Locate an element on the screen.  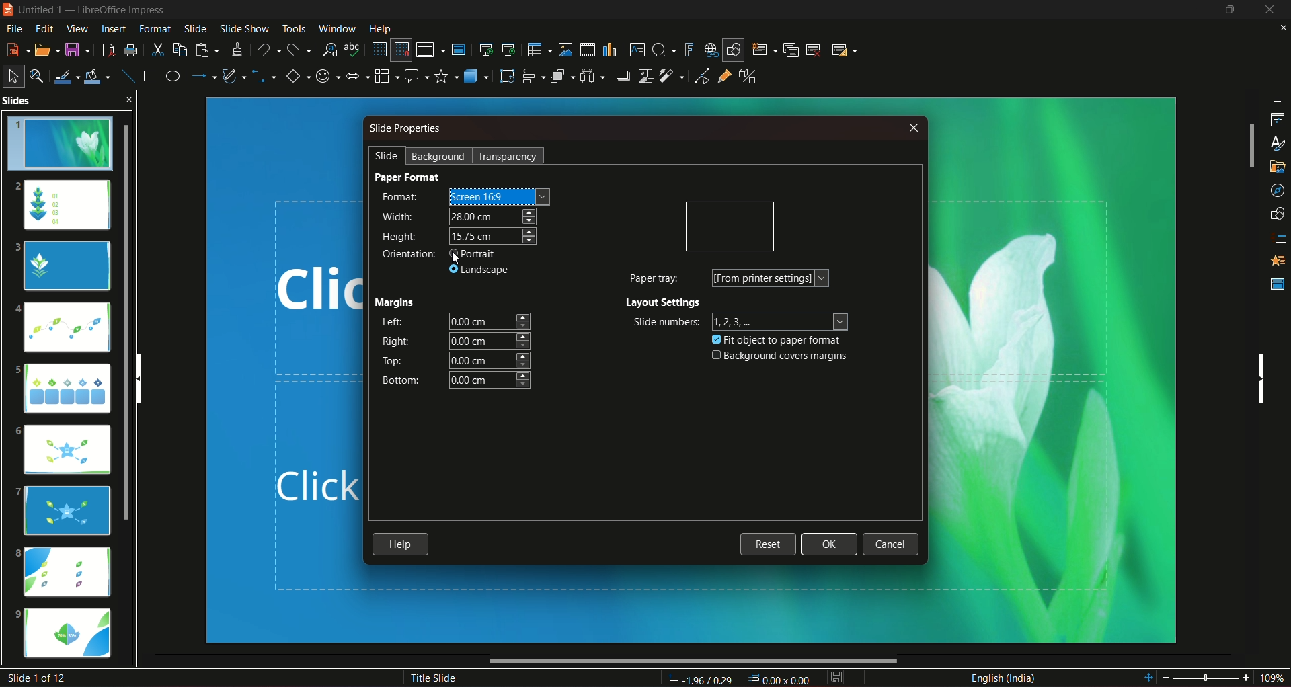
slide transition is located at coordinates (1276, 239).